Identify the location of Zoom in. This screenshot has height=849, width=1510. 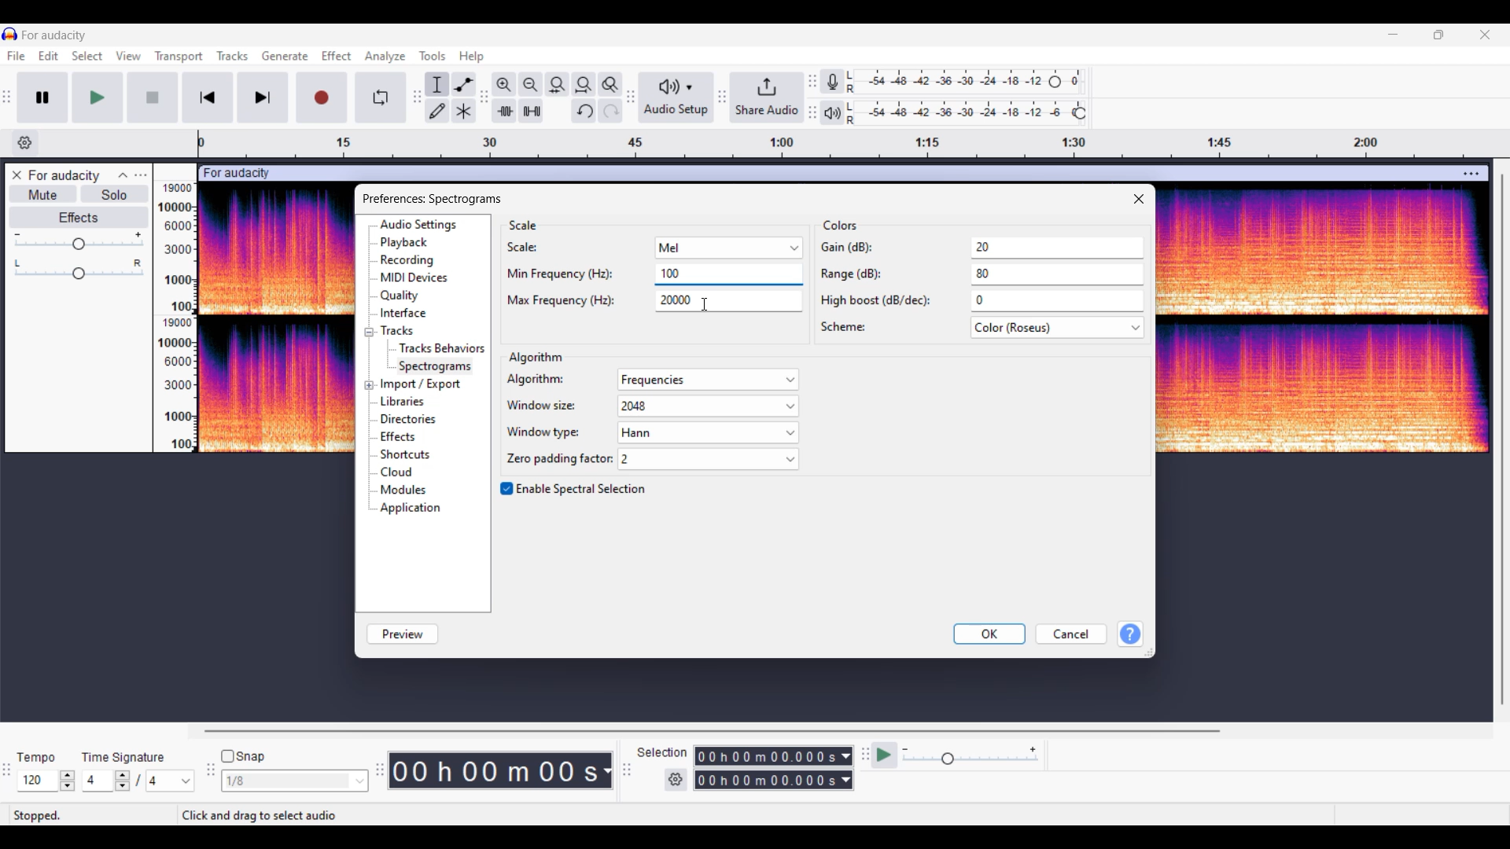
(505, 85).